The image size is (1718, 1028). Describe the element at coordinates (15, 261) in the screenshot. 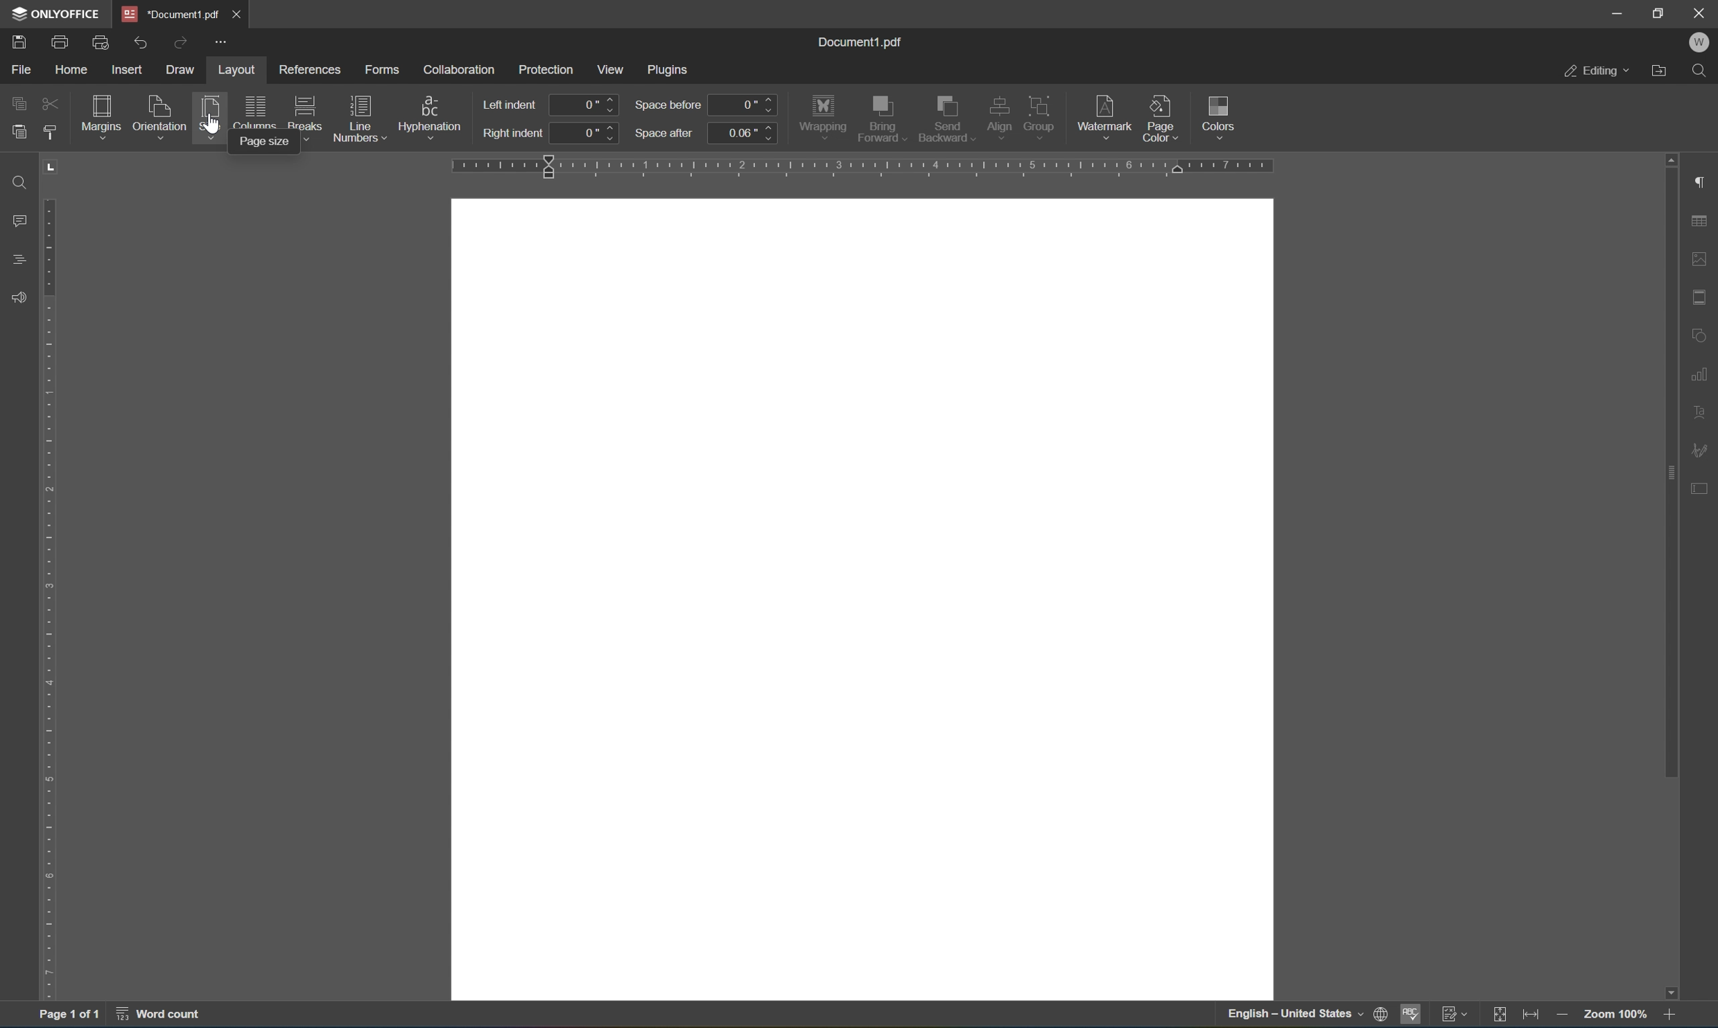

I see `headings` at that location.